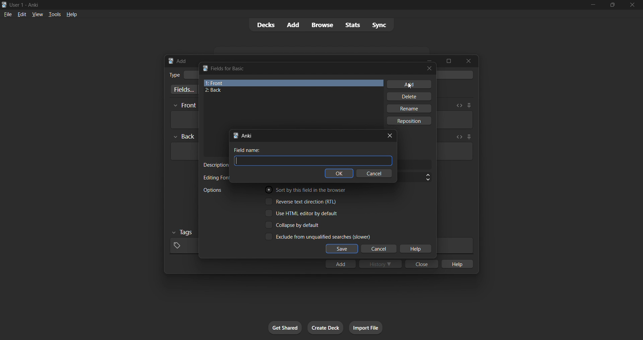 This screenshot has height=340, width=643. What do you see at coordinates (182, 61) in the screenshot?
I see `add title bar` at bounding box center [182, 61].